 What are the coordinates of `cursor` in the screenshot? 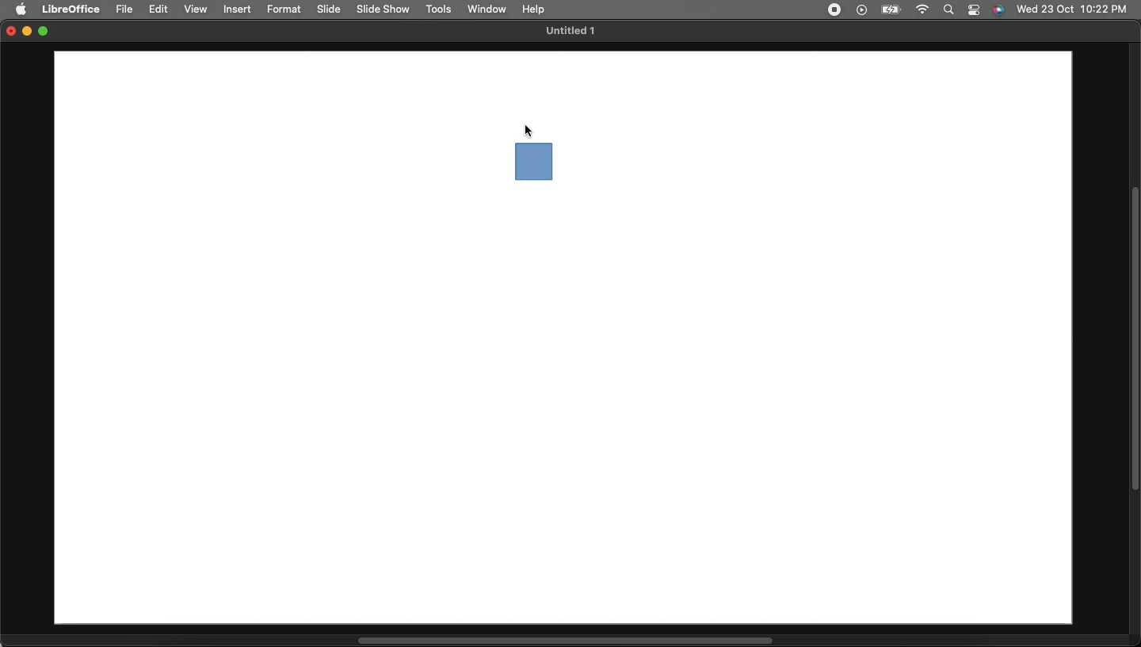 It's located at (528, 131).